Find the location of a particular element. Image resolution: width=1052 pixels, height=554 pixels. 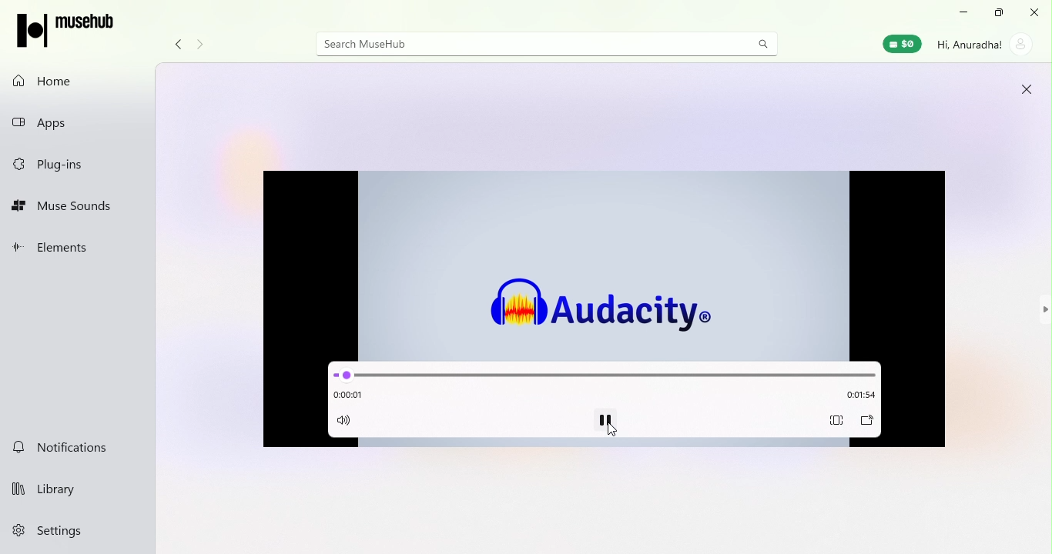

Time is located at coordinates (352, 395).